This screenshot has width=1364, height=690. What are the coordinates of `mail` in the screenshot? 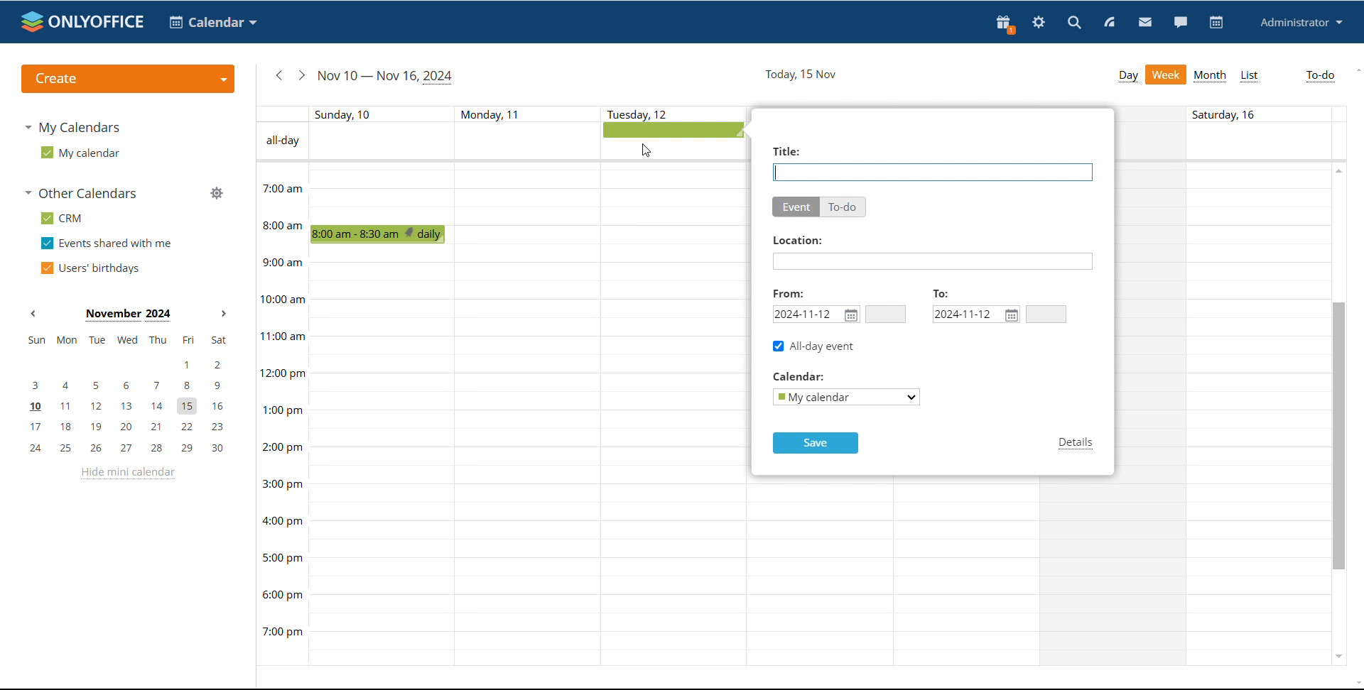 It's located at (1145, 22).